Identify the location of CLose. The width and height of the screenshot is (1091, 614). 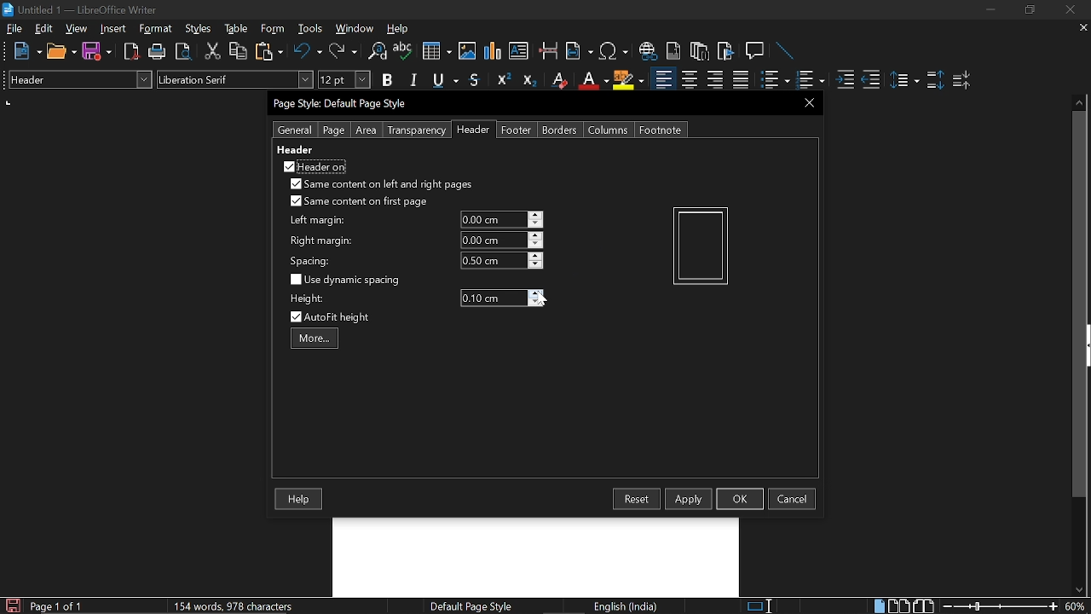
(807, 102).